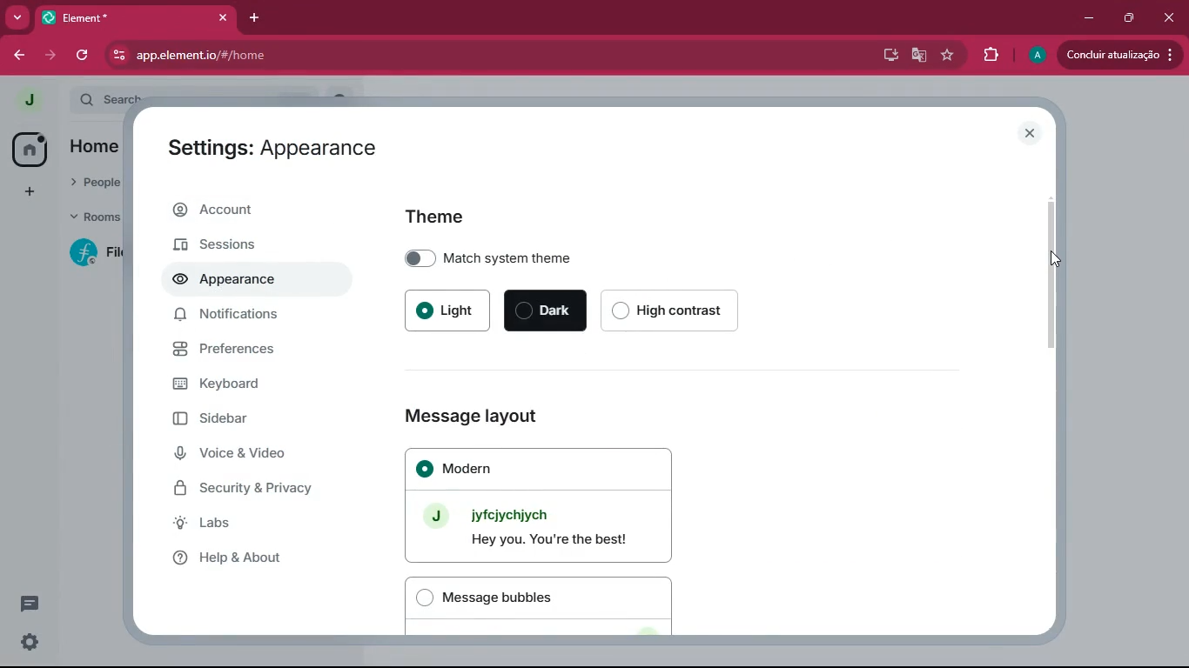  Describe the element at coordinates (516, 257) in the screenshot. I see `match` at that location.